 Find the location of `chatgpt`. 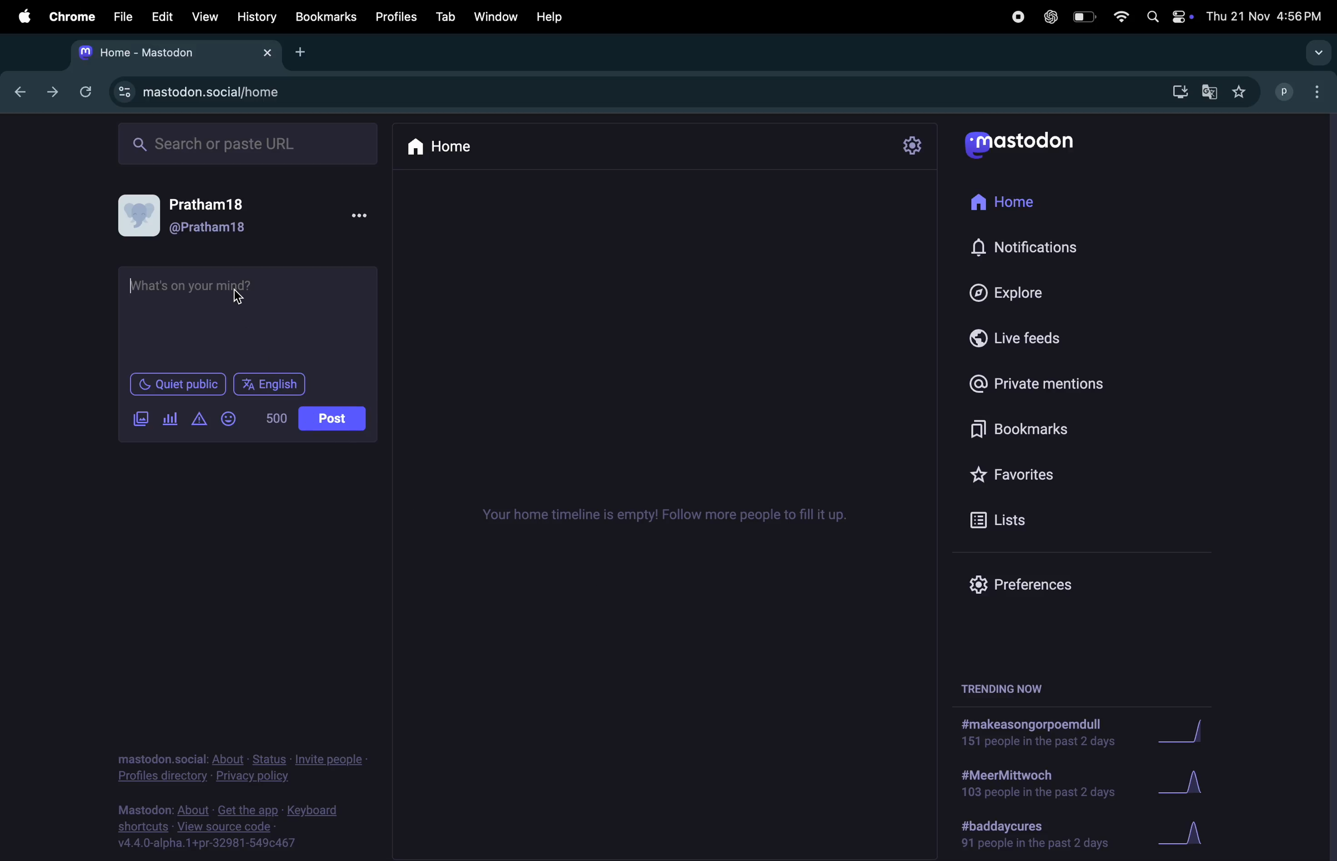

chatgpt is located at coordinates (1048, 16).